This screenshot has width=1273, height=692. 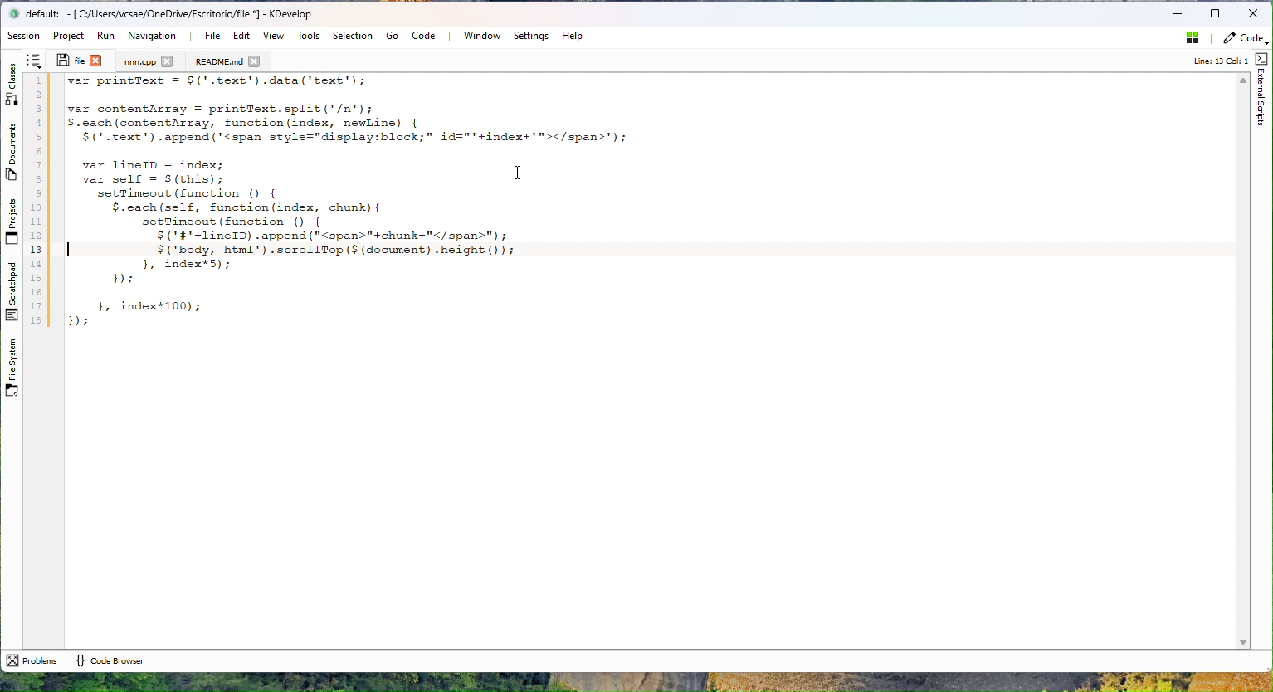 What do you see at coordinates (70, 60) in the screenshot?
I see `File` at bounding box center [70, 60].